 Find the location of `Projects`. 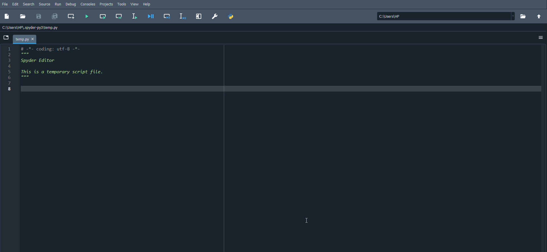

Projects is located at coordinates (106, 4).